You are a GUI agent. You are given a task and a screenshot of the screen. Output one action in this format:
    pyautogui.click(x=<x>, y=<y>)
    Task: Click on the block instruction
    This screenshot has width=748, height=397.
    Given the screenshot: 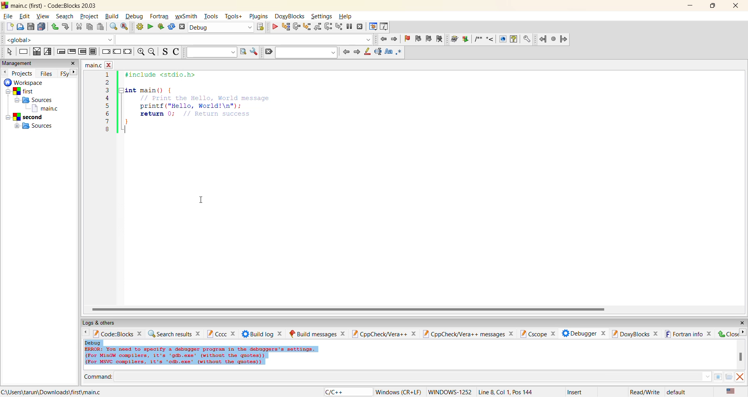 What is the action you would take?
    pyautogui.click(x=93, y=52)
    